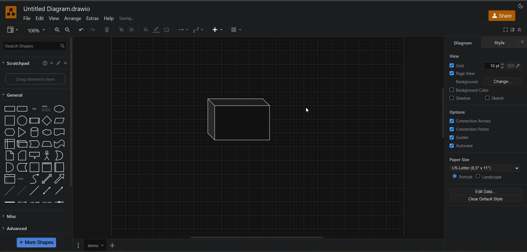  What do you see at coordinates (484, 74) in the screenshot?
I see `page view` at bounding box center [484, 74].